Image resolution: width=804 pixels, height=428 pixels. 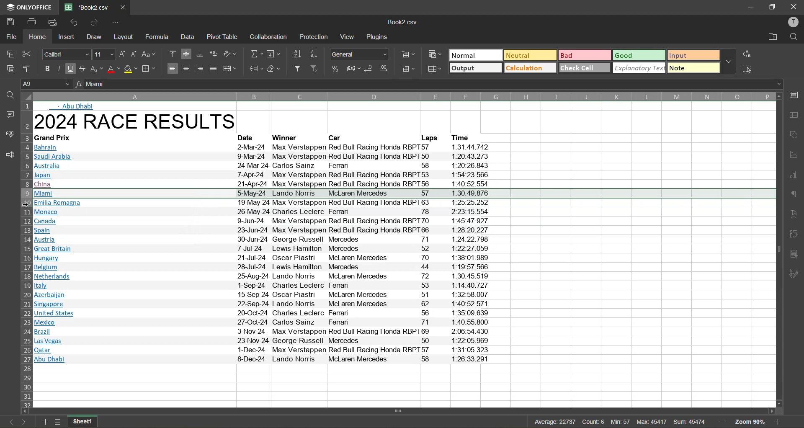 What do you see at coordinates (434, 70) in the screenshot?
I see `format as table` at bounding box center [434, 70].